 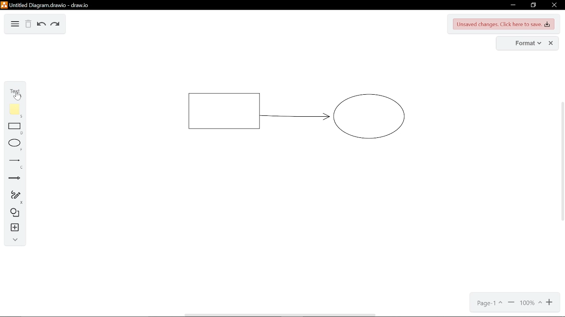 I want to click on insert, so click(x=16, y=228).